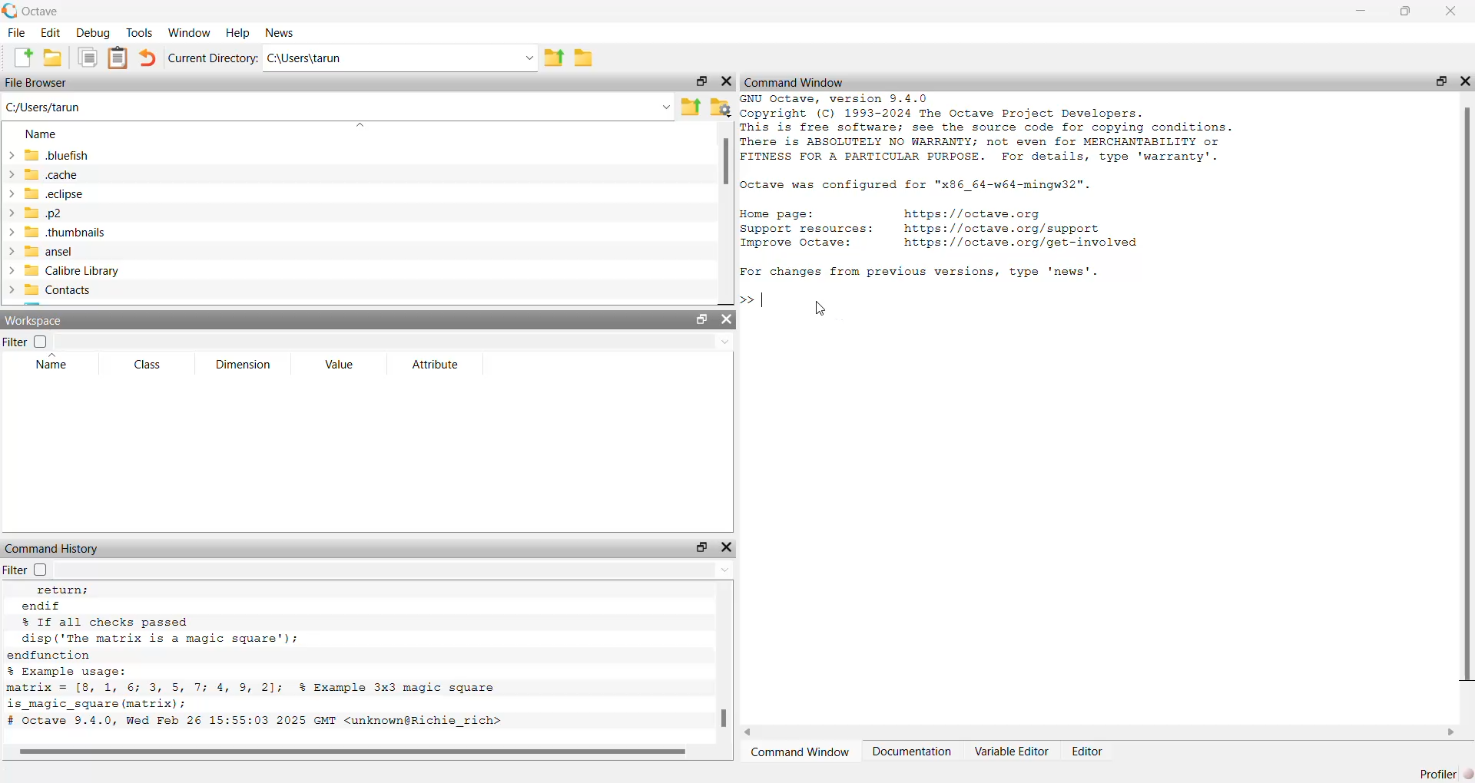 The height and width of the screenshot is (783, 1475). What do you see at coordinates (553, 59) in the screenshot?
I see `previous folder` at bounding box center [553, 59].